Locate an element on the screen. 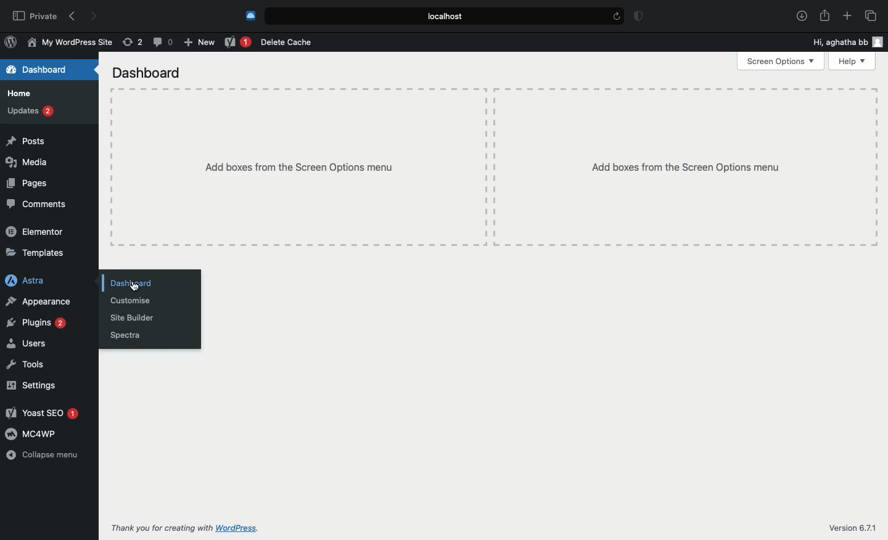 The height and width of the screenshot is (540, 888). Dashboard is located at coordinates (147, 72).